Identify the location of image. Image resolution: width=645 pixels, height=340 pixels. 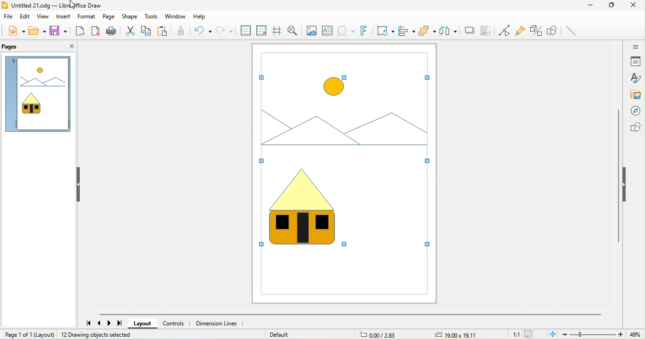
(312, 31).